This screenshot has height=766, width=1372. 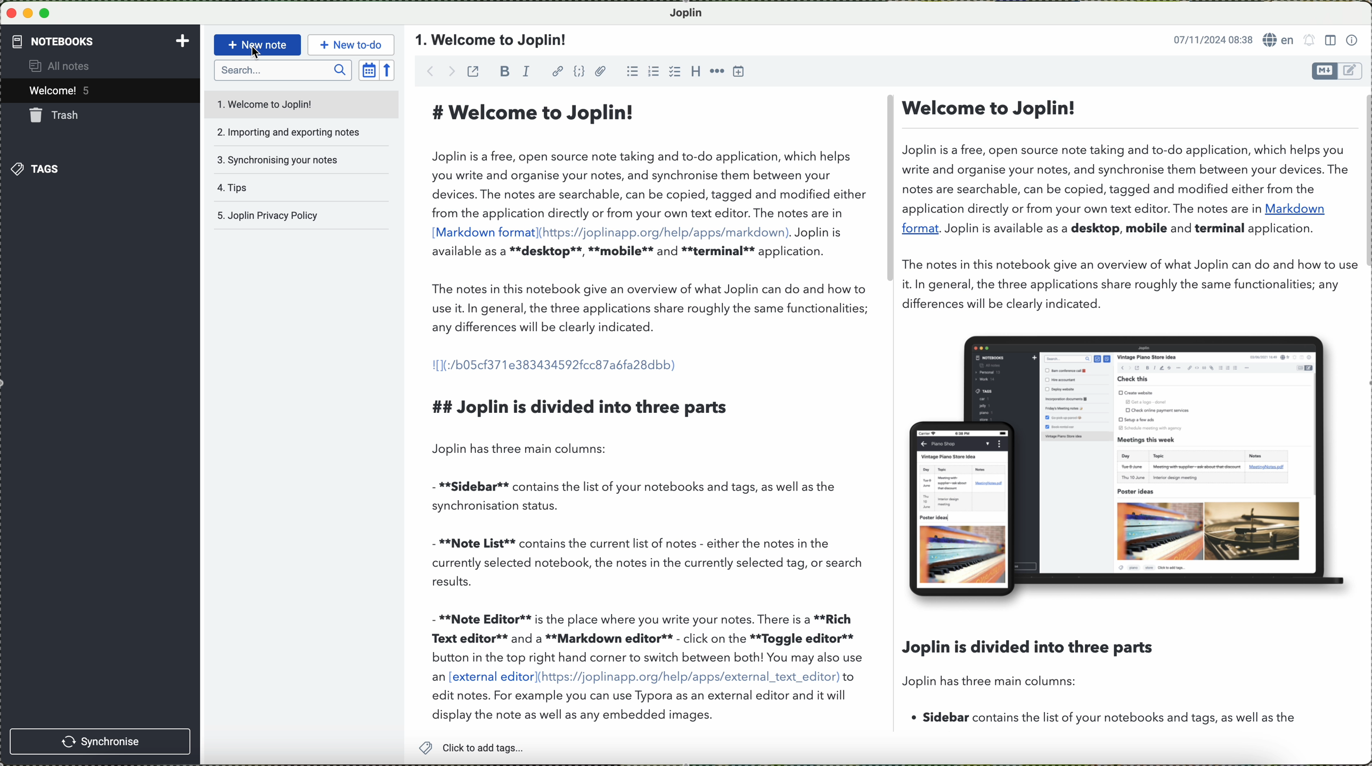 I want to click on attach file, so click(x=601, y=71).